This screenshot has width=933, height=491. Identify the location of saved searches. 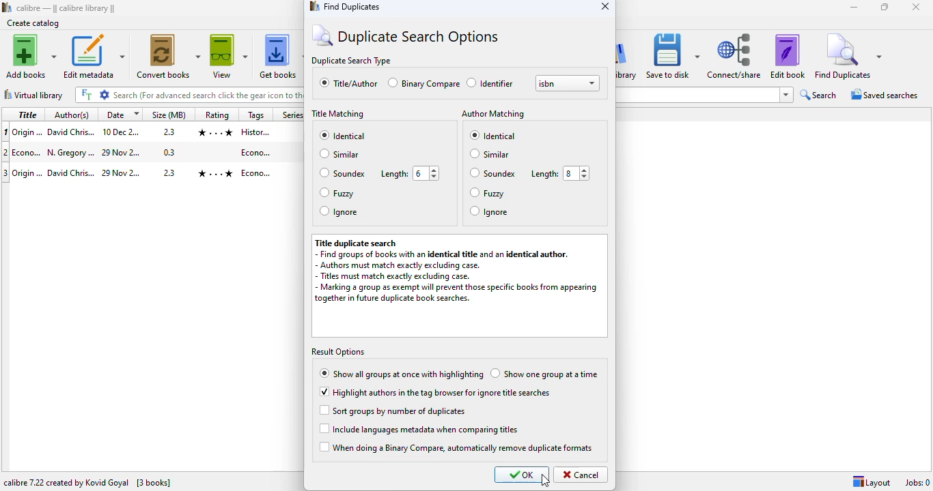
(885, 93).